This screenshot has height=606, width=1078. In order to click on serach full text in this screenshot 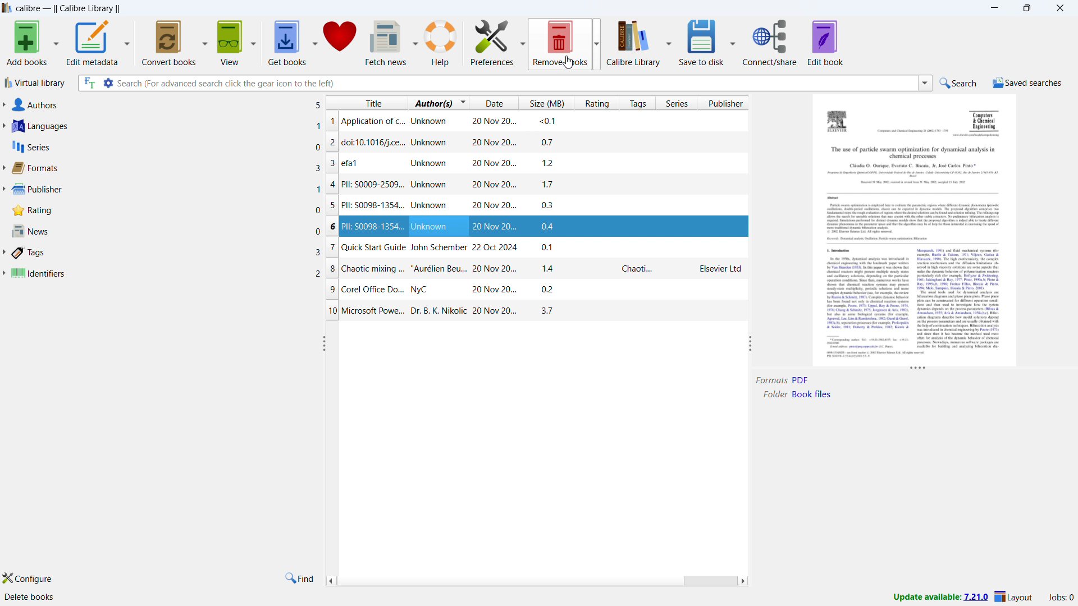, I will do `click(88, 84)`.